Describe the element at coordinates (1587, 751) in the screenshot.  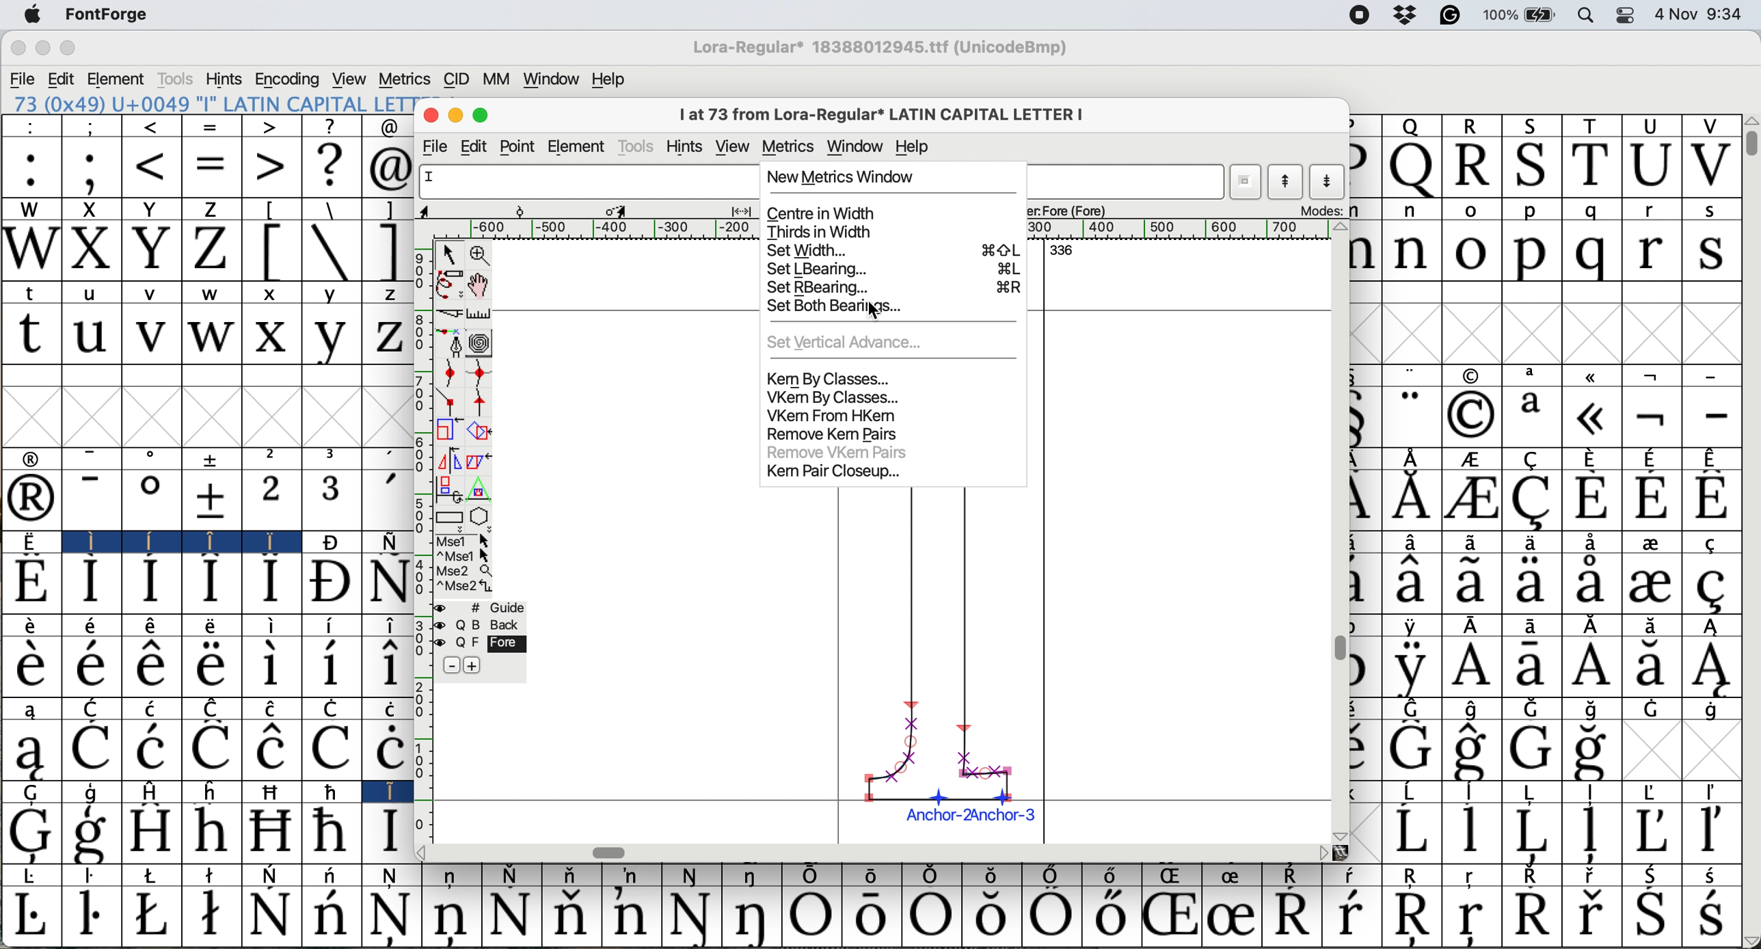
I see `Symbol` at that location.